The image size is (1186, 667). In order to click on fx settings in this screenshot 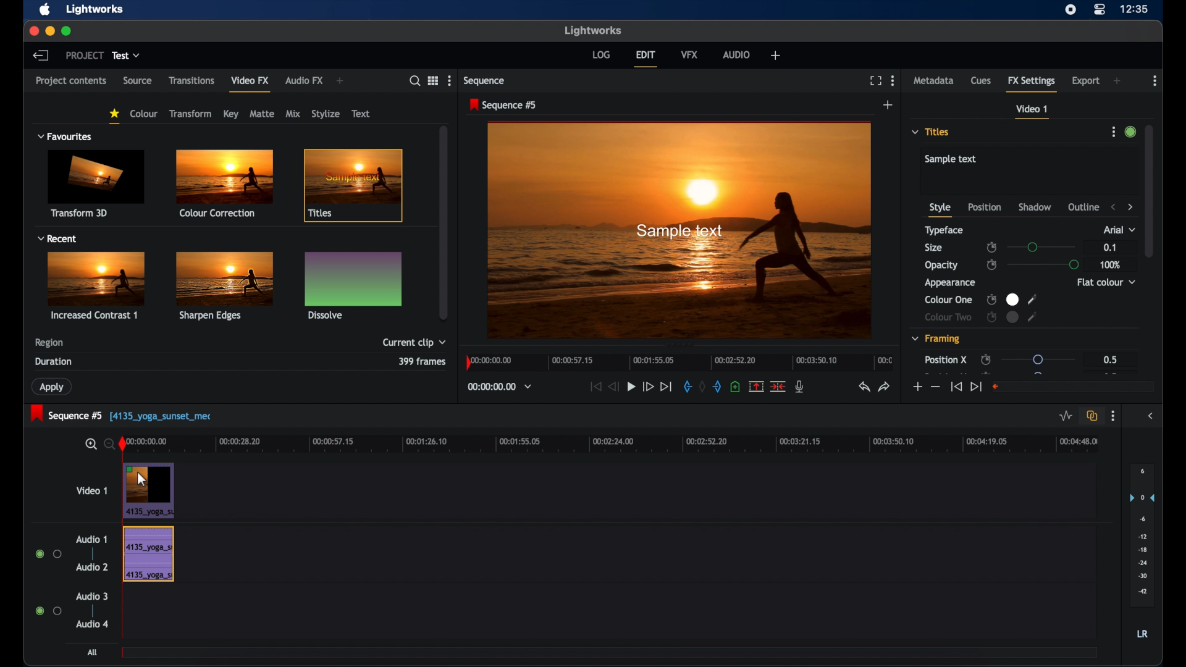, I will do `click(1032, 85)`.